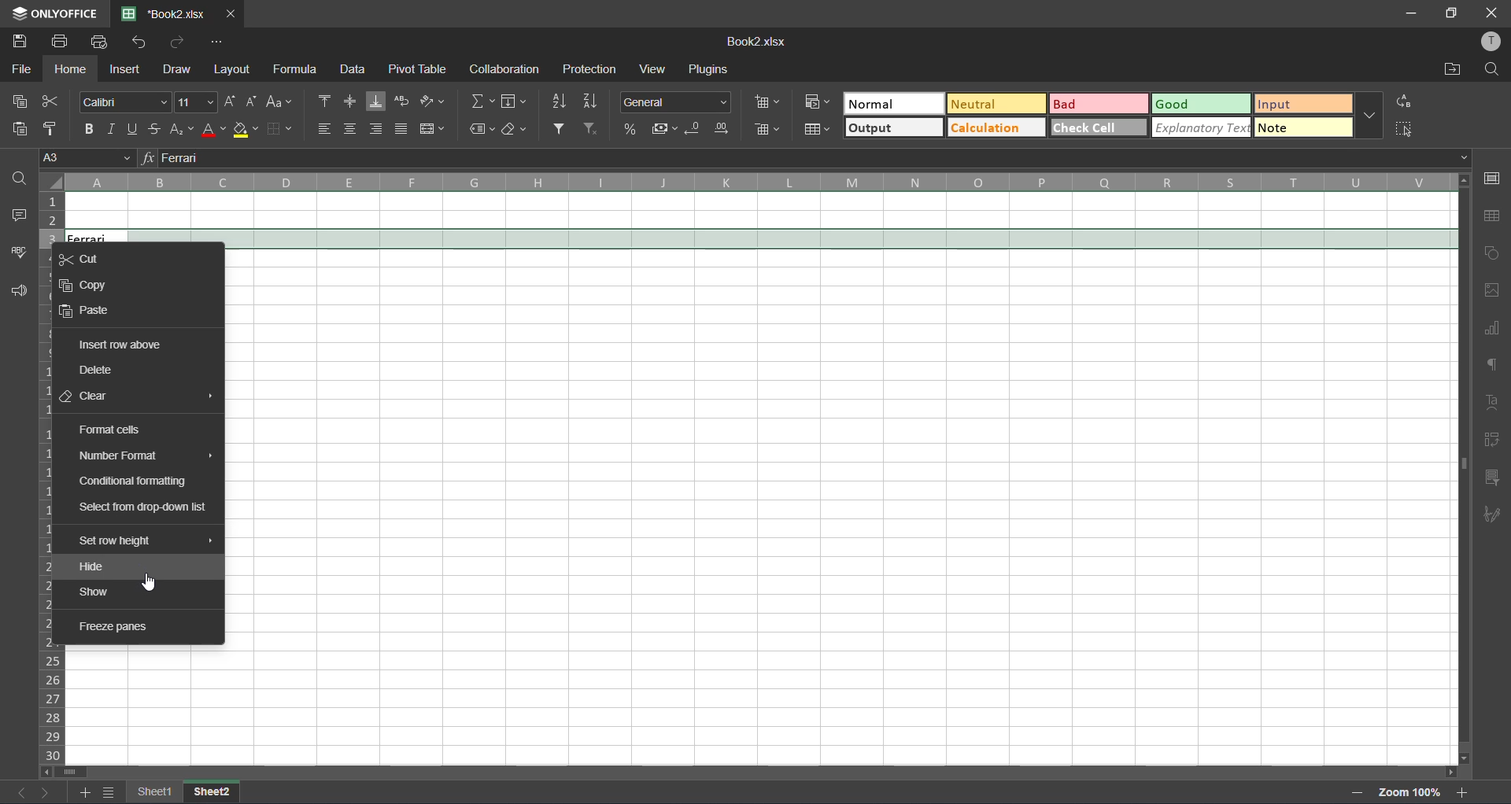 The image size is (1511, 804). What do you see at coordinates (198, 100) in the screenshot?
I see `font size` at bounding box center [198, 100].